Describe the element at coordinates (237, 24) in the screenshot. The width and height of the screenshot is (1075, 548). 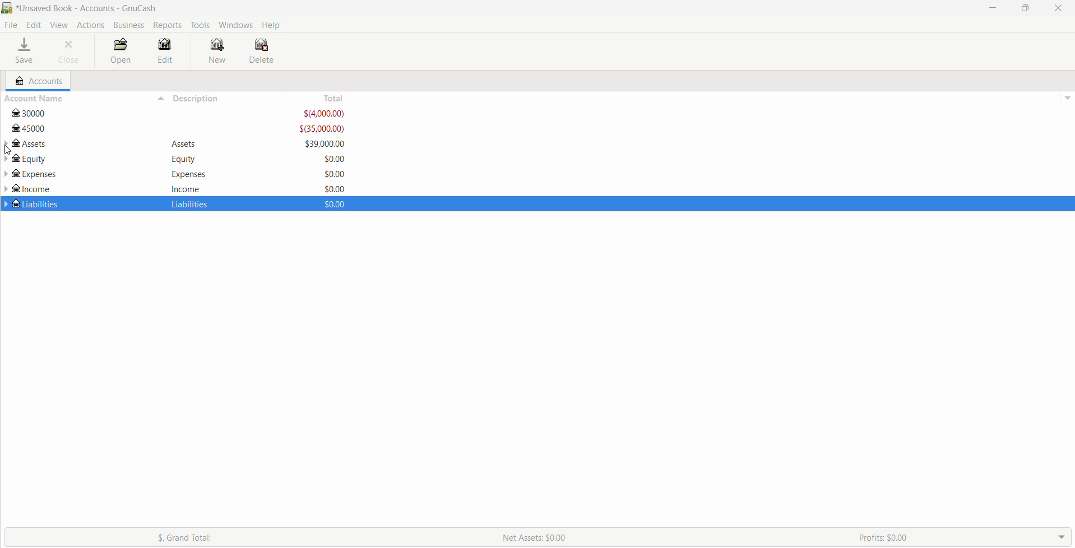
I see `Windows` at that location.